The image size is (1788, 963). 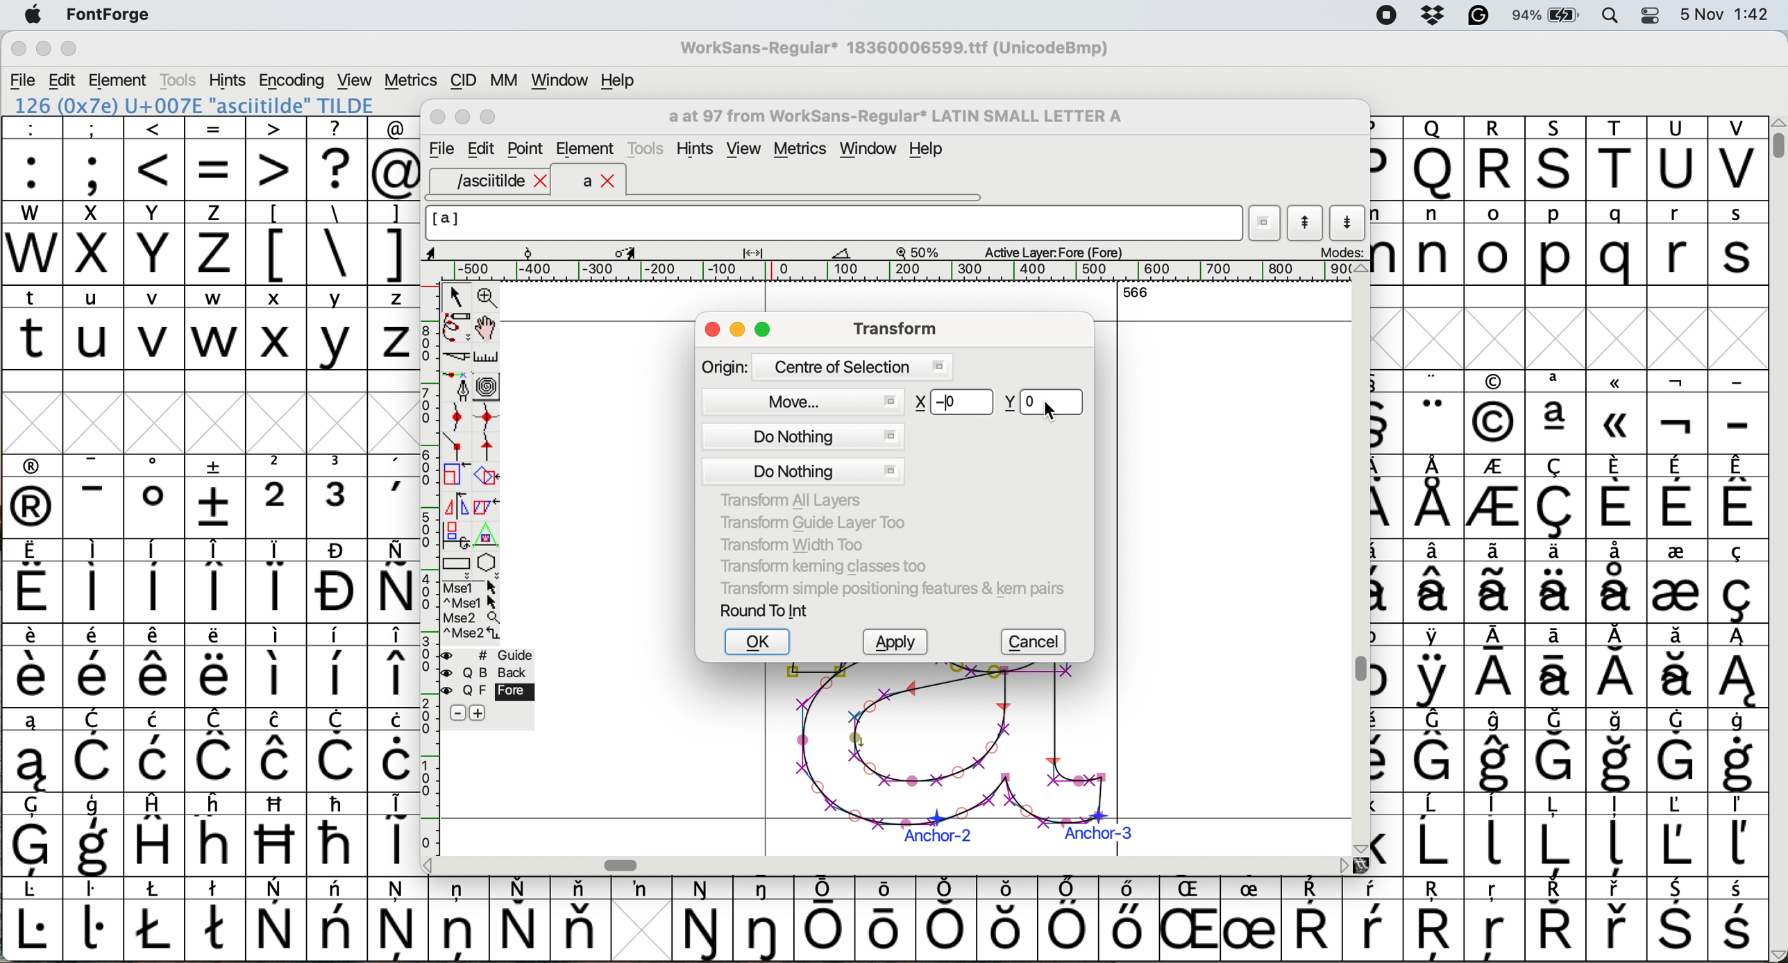 What do you see at coordinates (215, 242) in the screenshot?
I see `z` at bounding box center [215, 242].